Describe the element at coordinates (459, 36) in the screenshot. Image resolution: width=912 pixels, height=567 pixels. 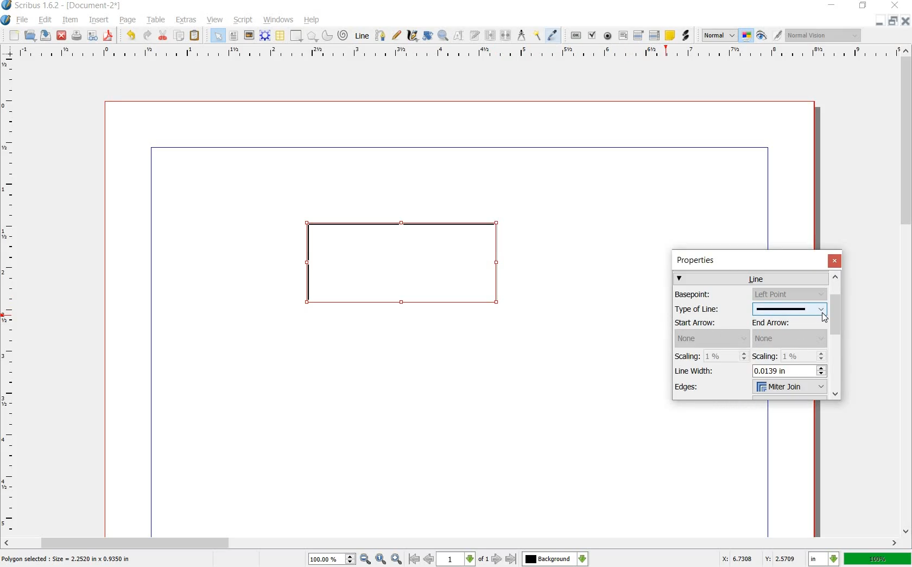
I see `EDIT CONTENTS OF FRAME` at that location.